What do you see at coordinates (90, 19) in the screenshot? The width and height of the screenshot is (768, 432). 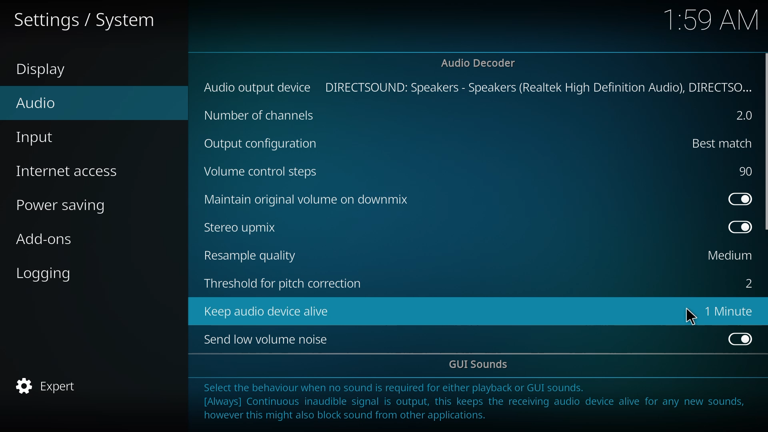 I see `settings system` at bounding box center [90, 19].